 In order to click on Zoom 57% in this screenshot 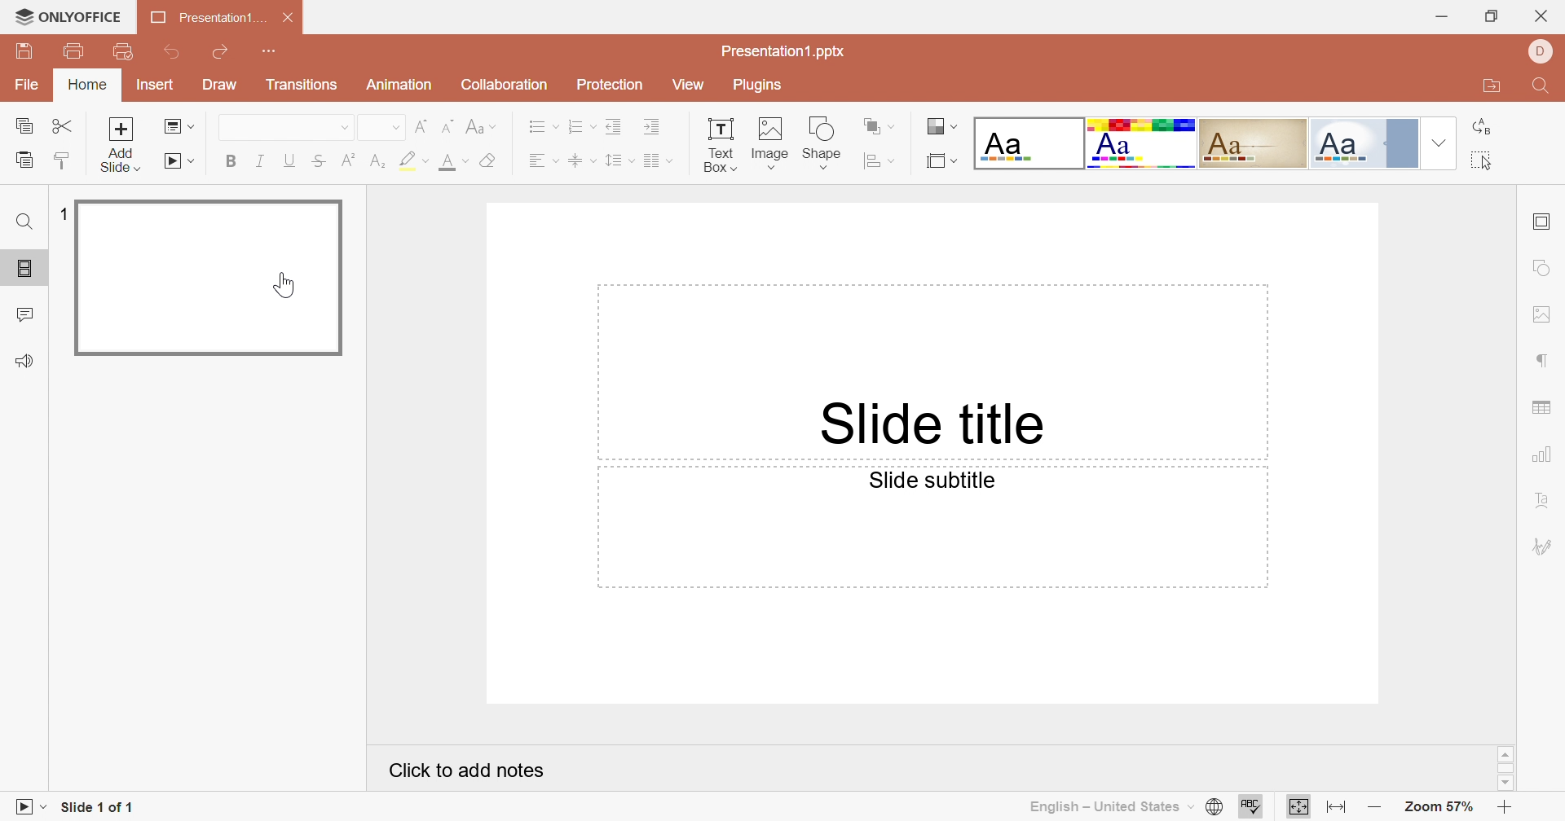, I will do `click(1438, 808)`.